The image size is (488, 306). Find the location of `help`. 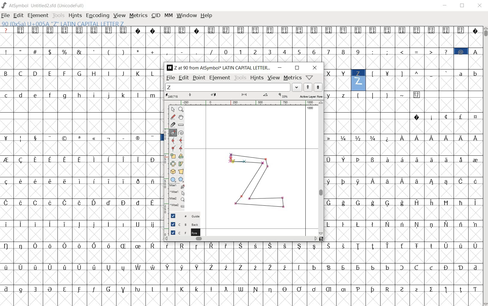

help is located at coordinates (207, 16).